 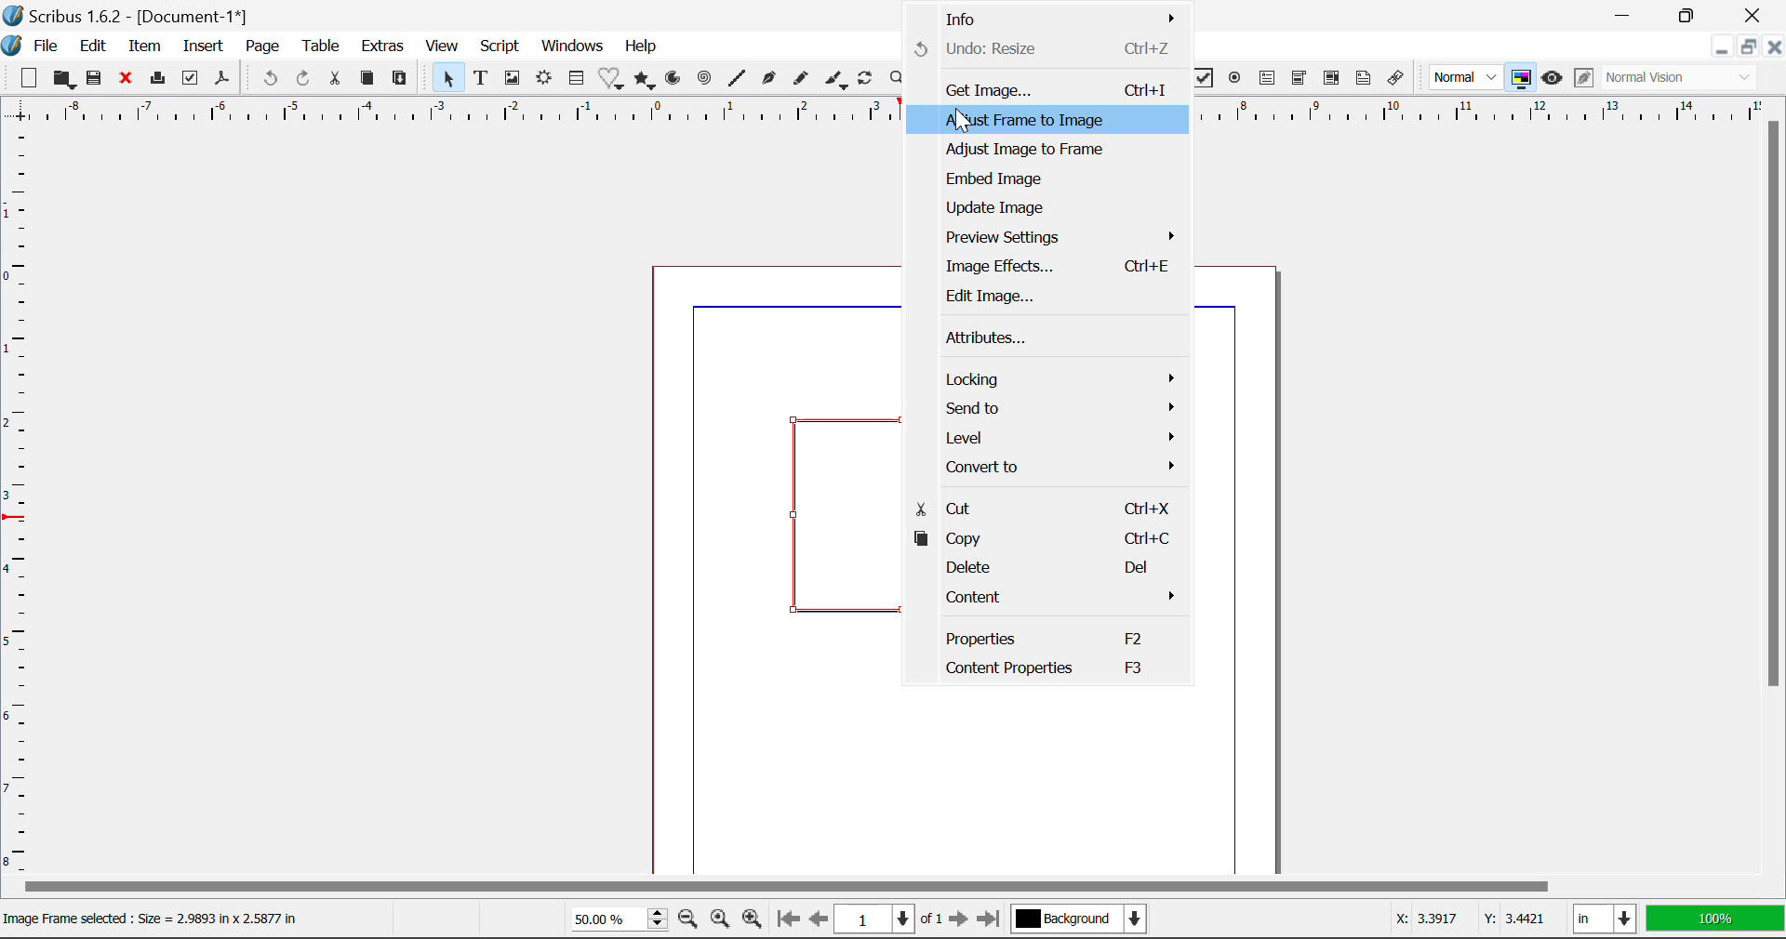 I want to click on Render Frame, so click(x=547, y=81).